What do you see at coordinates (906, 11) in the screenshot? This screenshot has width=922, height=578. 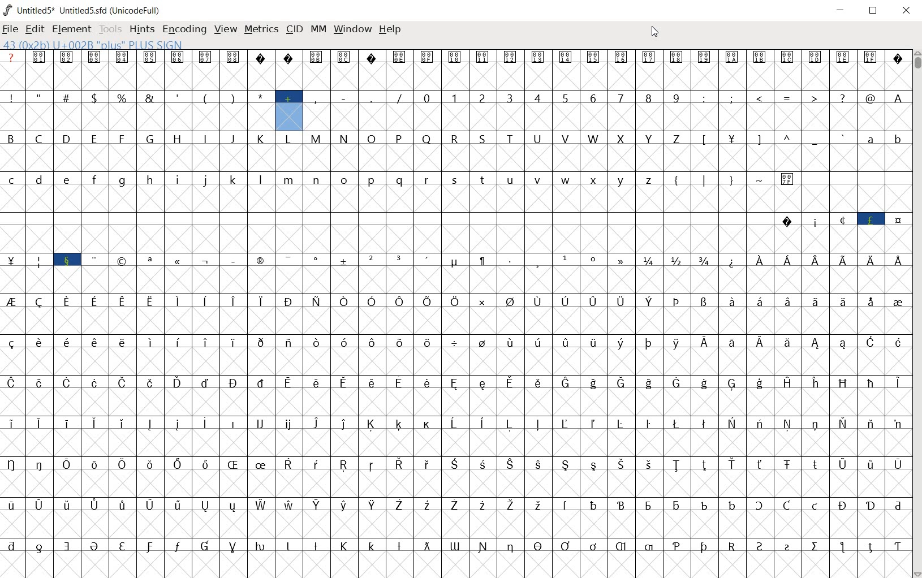 I see `close` at bounding box center [906, 11].